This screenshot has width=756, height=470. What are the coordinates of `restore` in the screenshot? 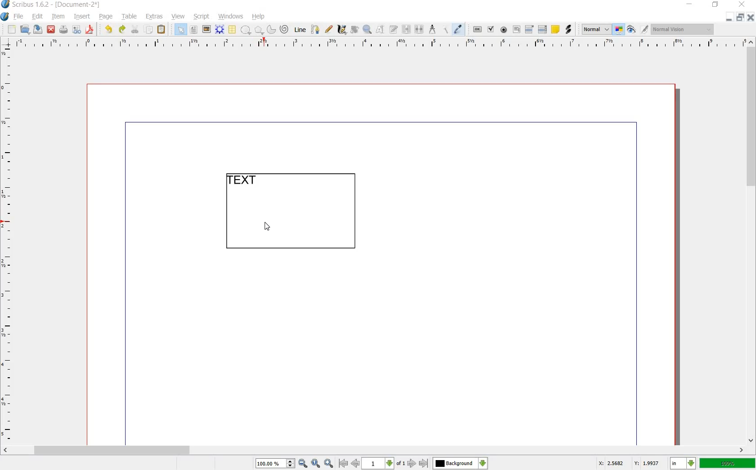 It's located at (740, 18).